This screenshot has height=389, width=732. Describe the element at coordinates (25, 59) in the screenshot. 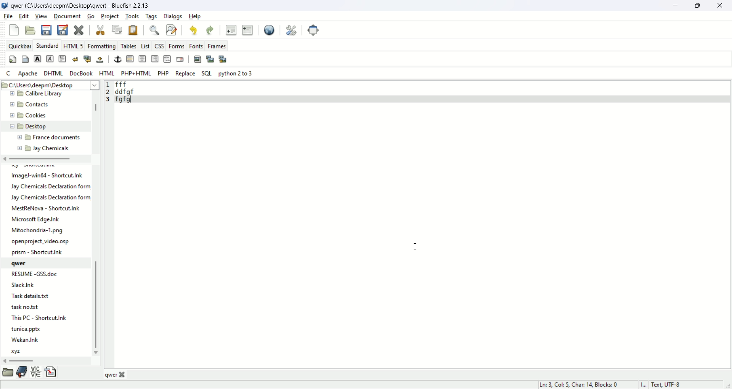

I see `body` at that location.